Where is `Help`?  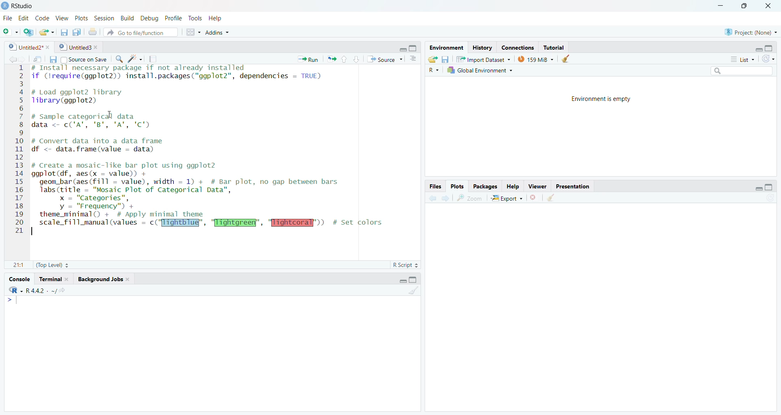
Help is located at coordinates (216, 18).